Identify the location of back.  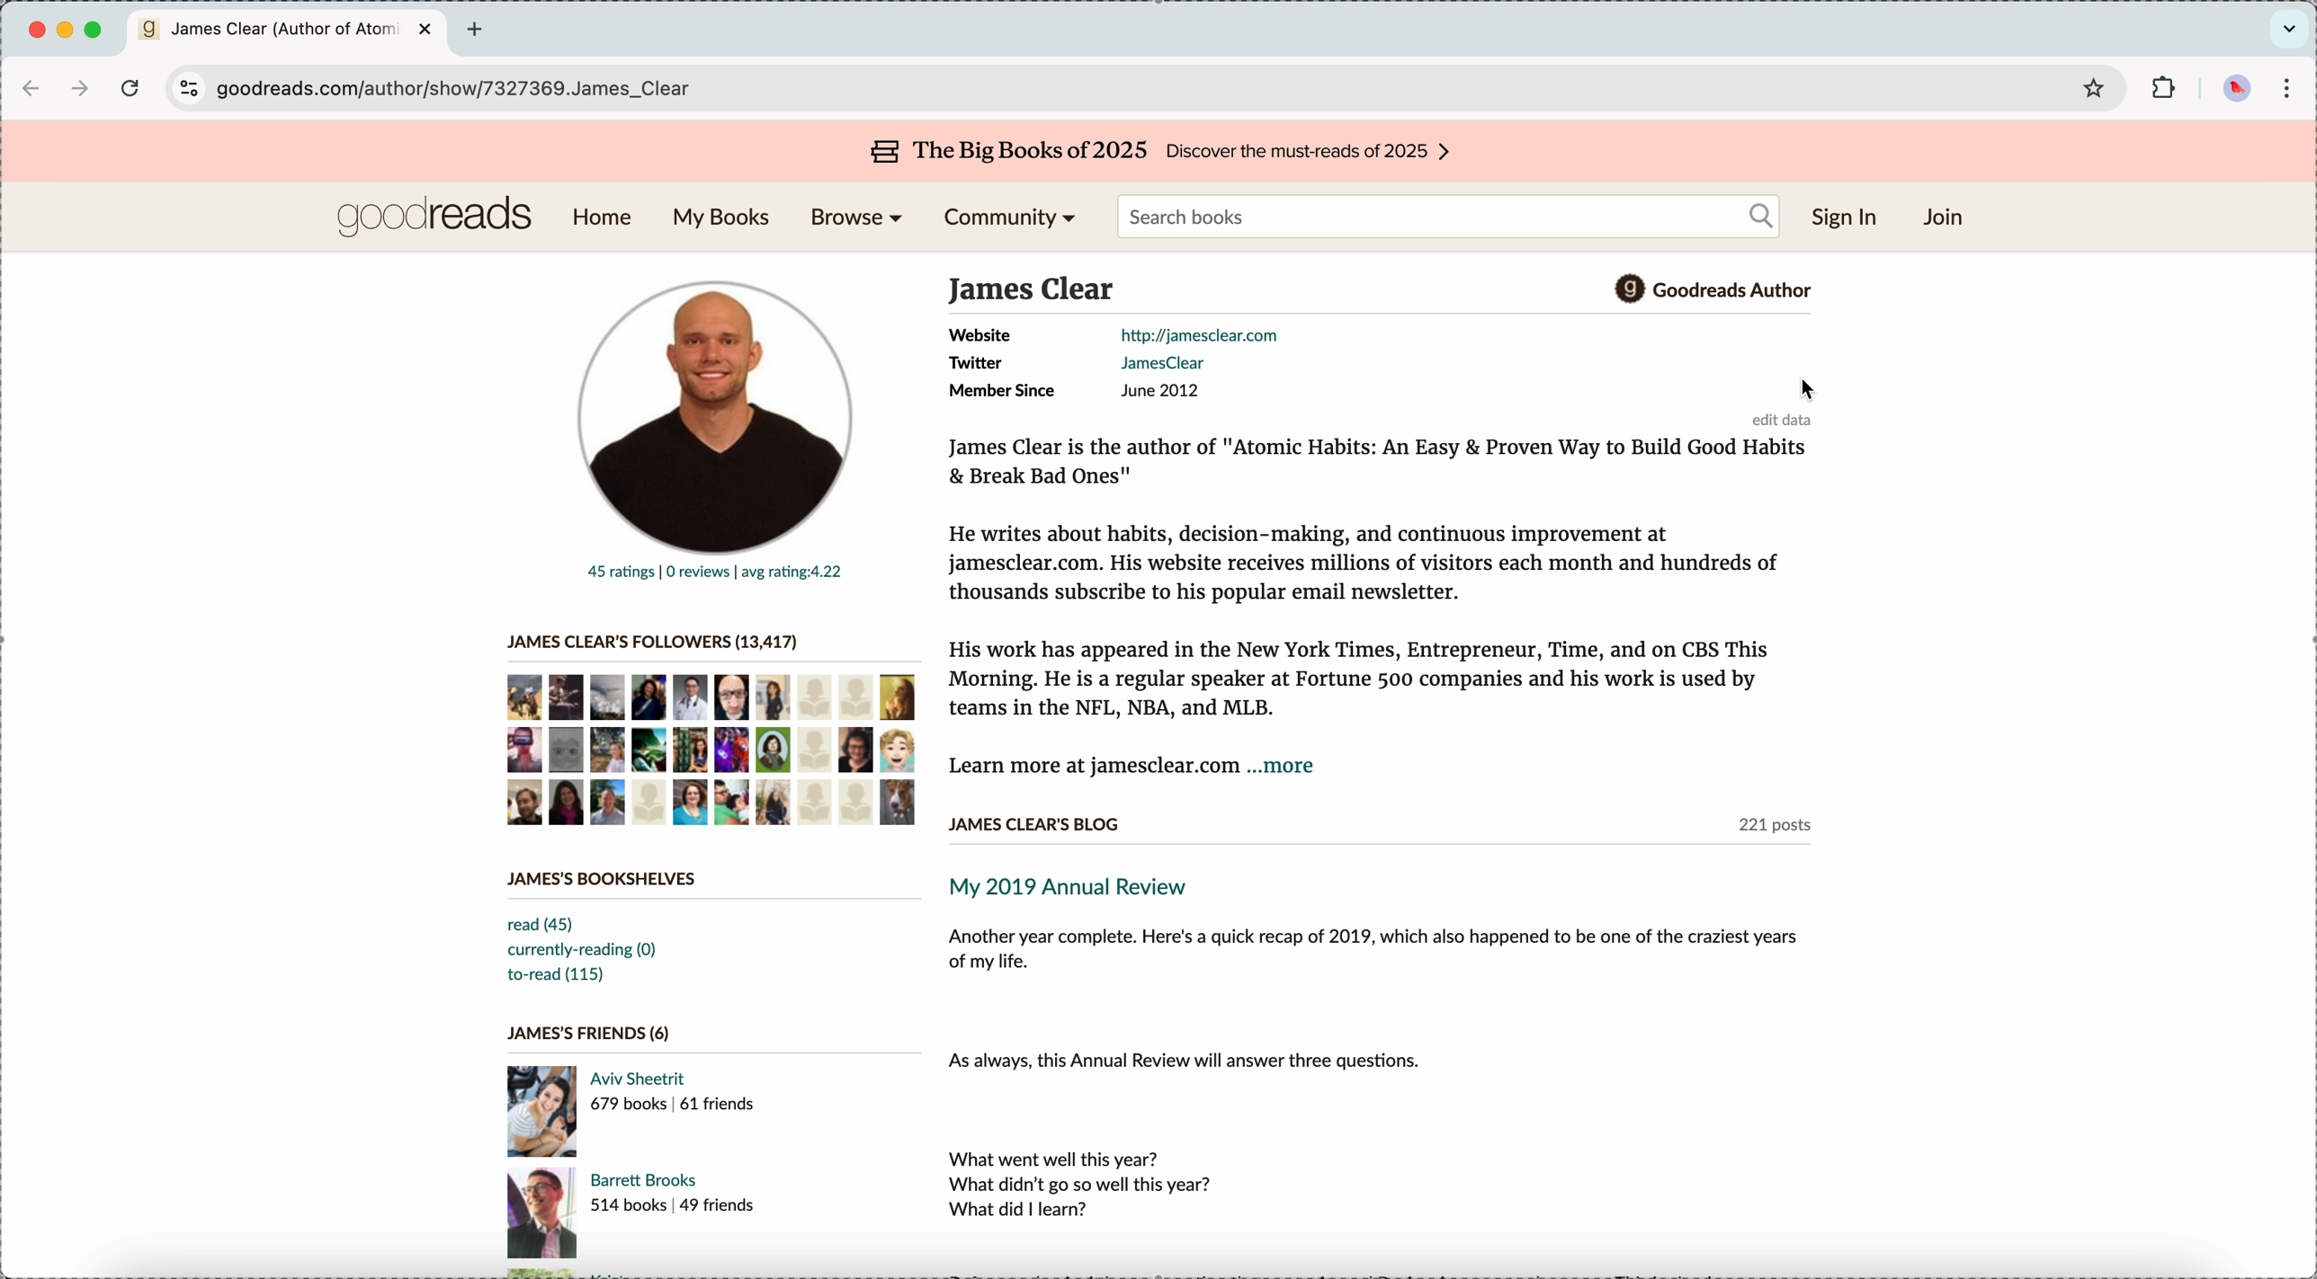
(35, 90).